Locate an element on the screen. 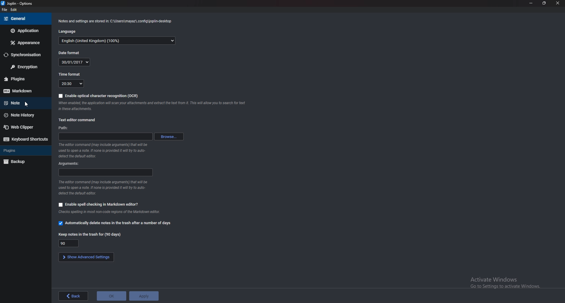 The width and height of the screenshot is (565, 303). Note history is located at coordinates (23, 115).